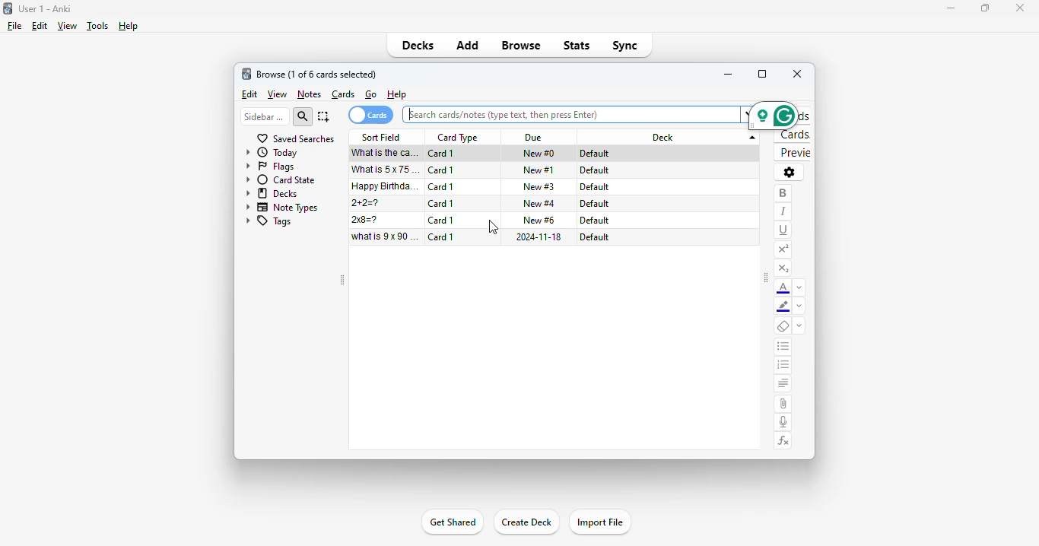 This screenshot has width=1039, height=546. Describe the element at coordinates (342, 281) in the screenshot. I see `toggle sidebar` at that location.